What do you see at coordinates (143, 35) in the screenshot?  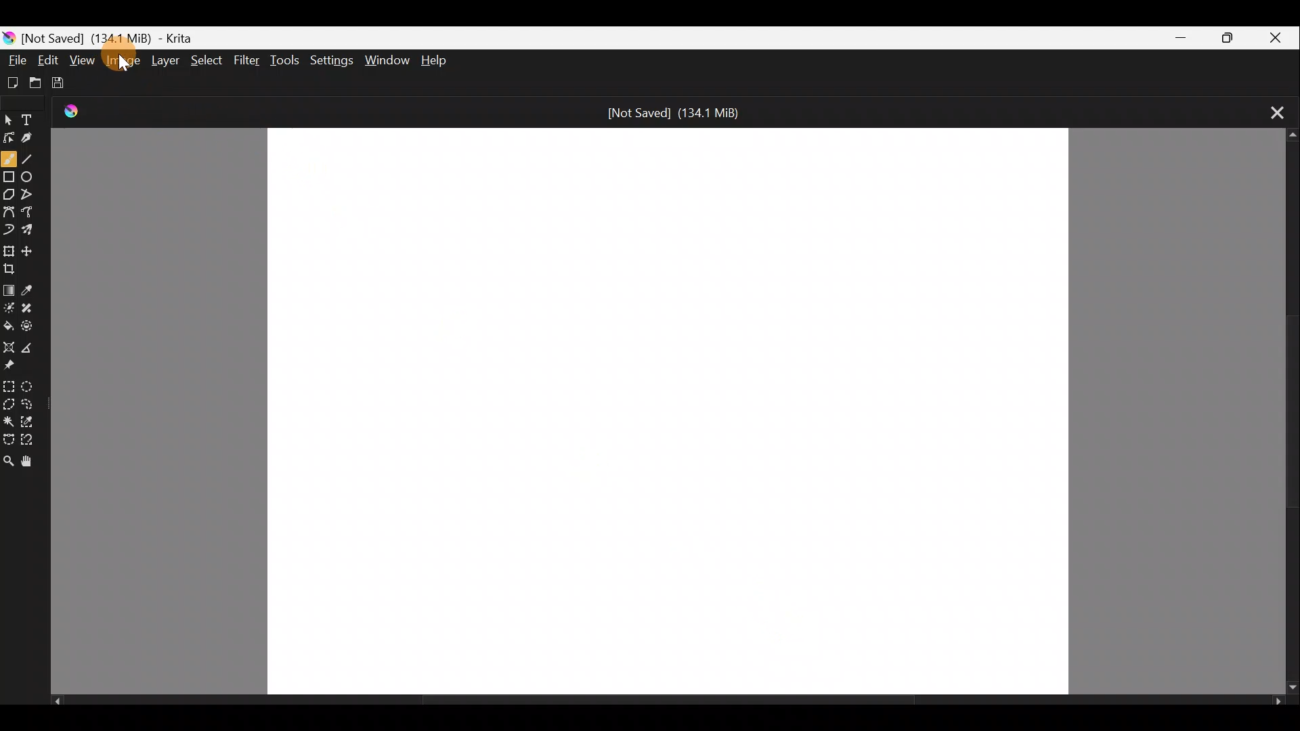 I see `[Not Saved] (134.1 MiB) - Krita` at bounding box center [143, 35].